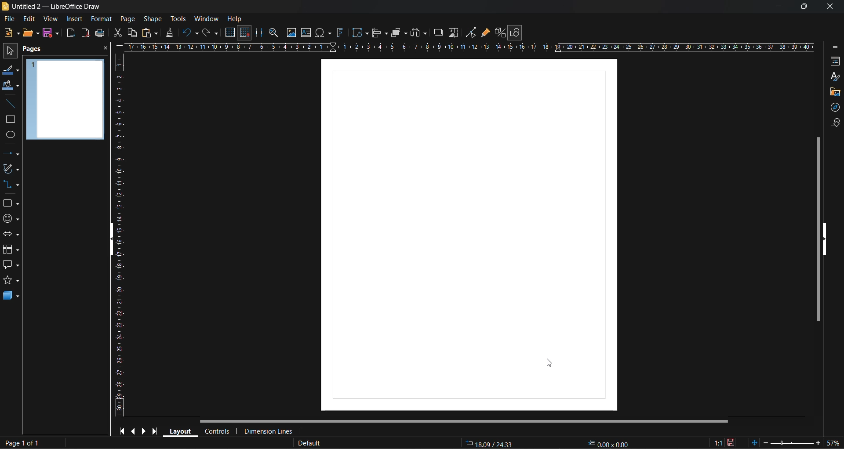  What do you see at coordinates (72, 33) in the screenshot?
I see `export` at bounding box center [72, 33].